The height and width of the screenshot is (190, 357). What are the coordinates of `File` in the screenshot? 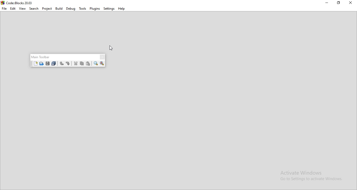 It's located at (4, 9).